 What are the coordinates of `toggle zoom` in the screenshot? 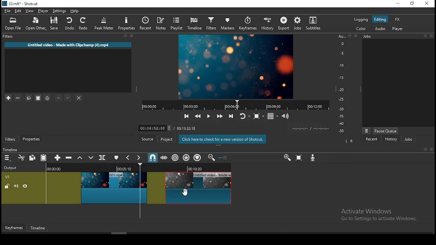 It's located at (259, 116).